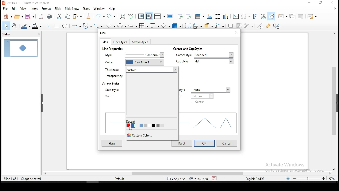  What do you see at coordinates (113, 96) in the screenshot?
I see `width` at bounding box center [113, 96].